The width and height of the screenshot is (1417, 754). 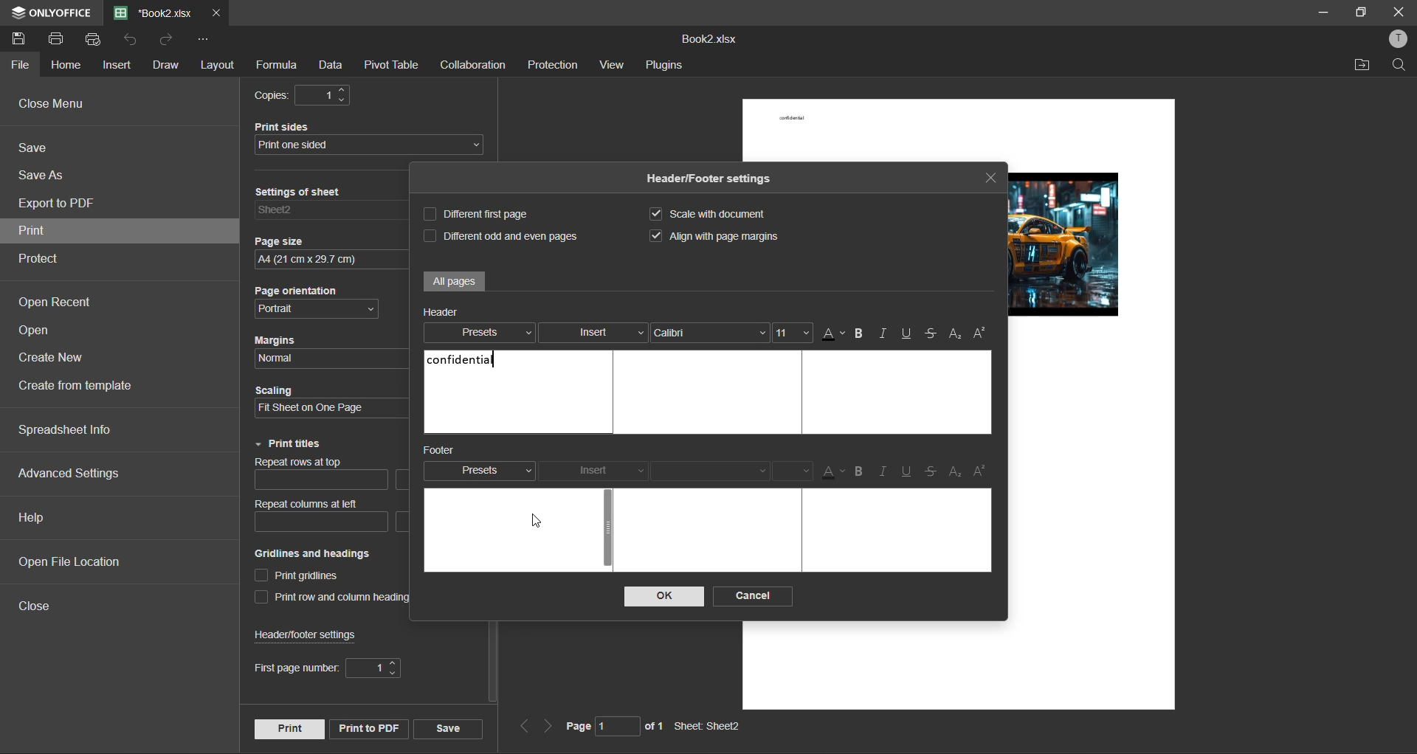 What do you see at coordinates (369, 729) in the screenshot?
I see `print to pdf` at bounding box center [369, 729].